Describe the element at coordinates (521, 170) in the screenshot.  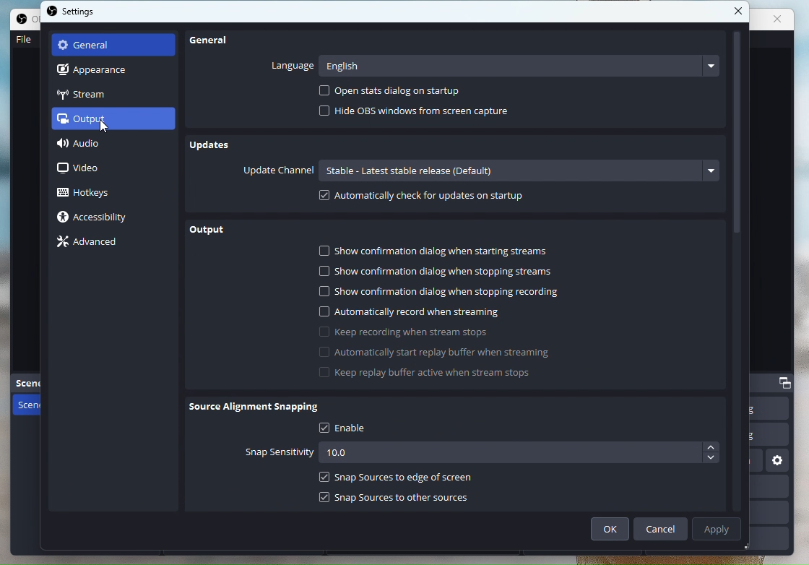
I see `Options bar` at that location.